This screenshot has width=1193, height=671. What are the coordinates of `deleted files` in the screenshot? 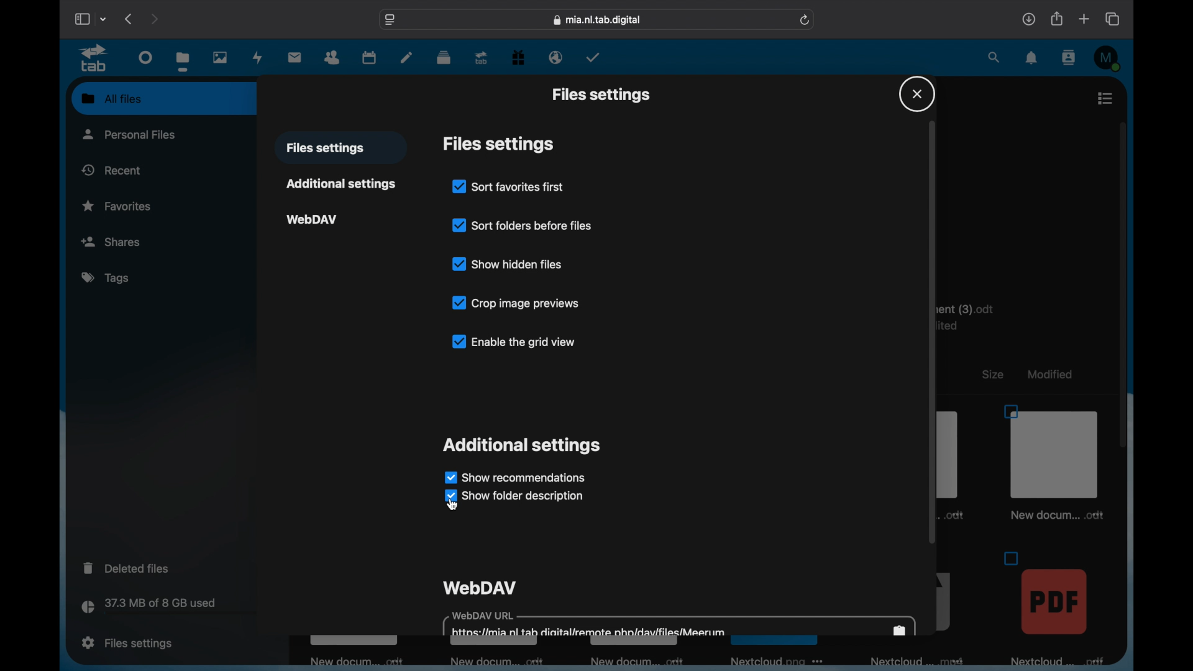 It's located at (126, 567).